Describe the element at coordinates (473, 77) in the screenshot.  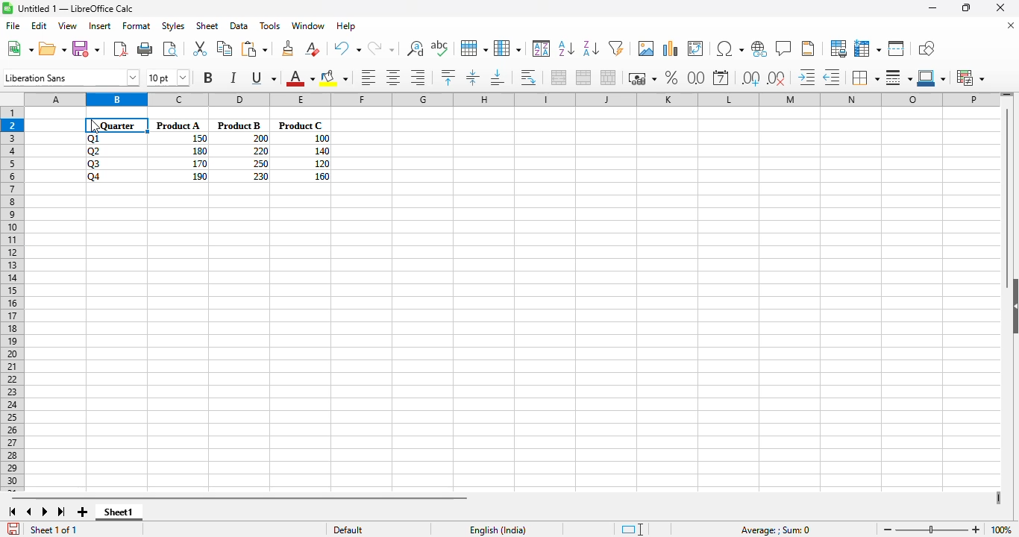
I see `center vertically` at that location.